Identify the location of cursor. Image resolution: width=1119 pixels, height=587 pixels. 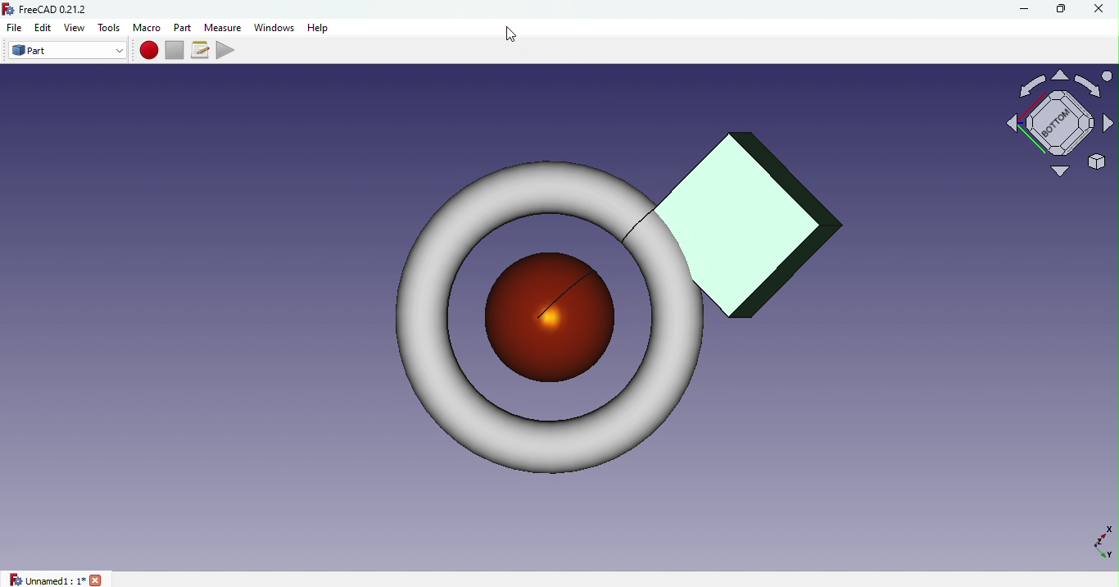
(517, 36).